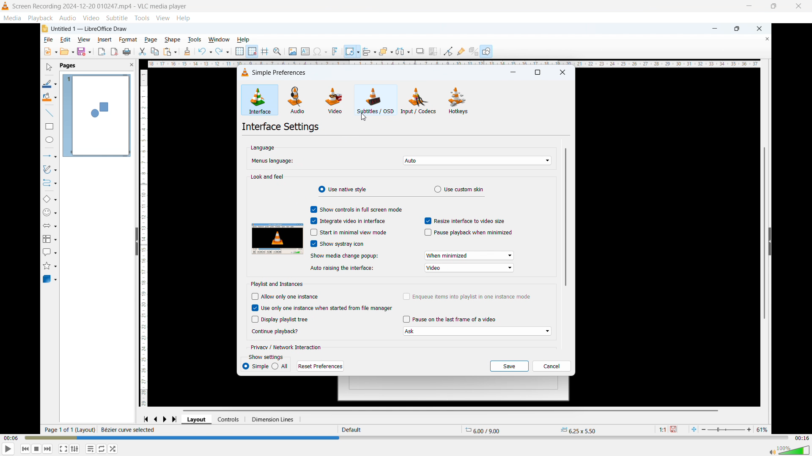 This screenshot has width=812, height=456. What do you see at coordinates (102, 449) in the screenshot?
I see `Show advanced settings ` at bounding box center [102, 449].